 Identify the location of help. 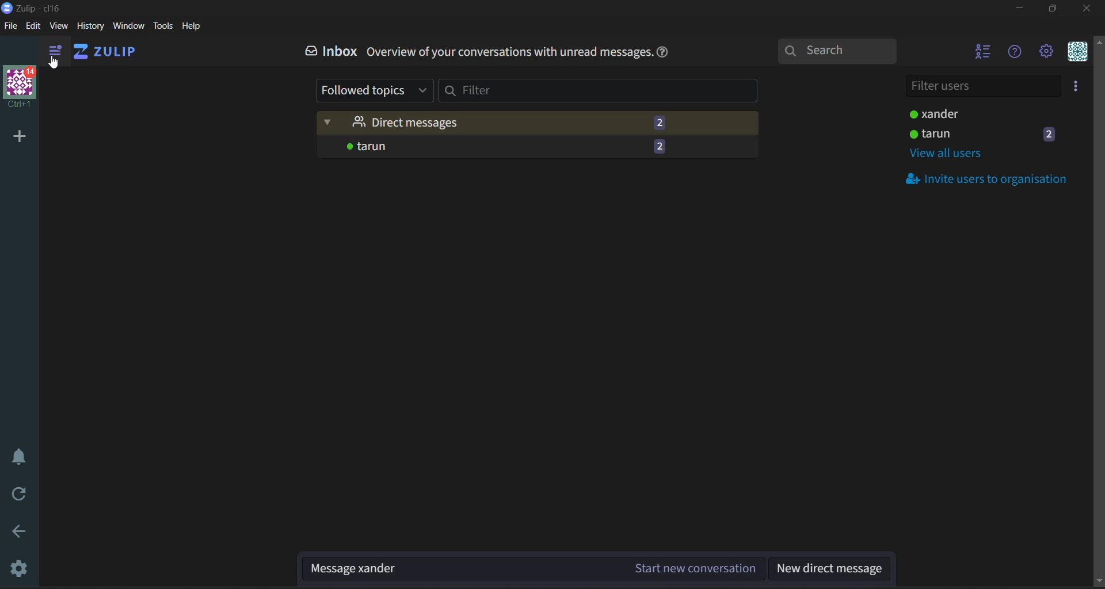
(192, 27).